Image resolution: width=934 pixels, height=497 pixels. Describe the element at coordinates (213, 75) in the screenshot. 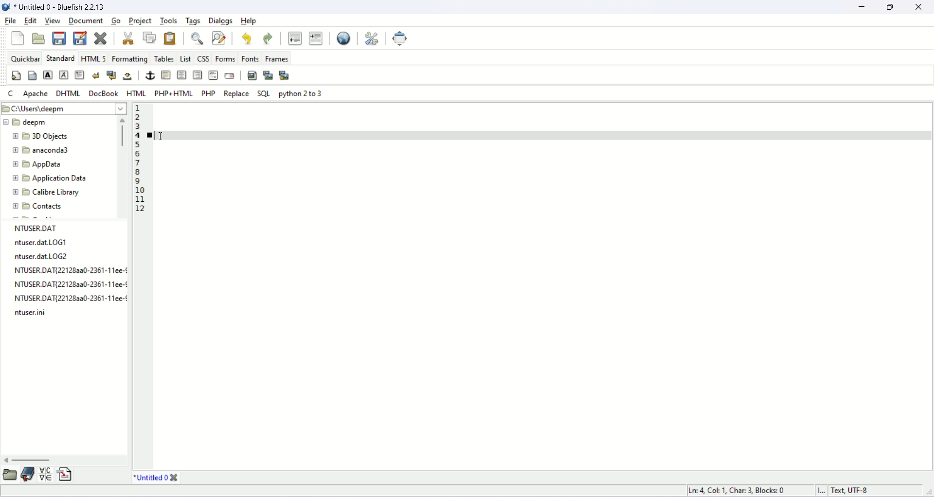

I see `HTML COMMENT` at that location.